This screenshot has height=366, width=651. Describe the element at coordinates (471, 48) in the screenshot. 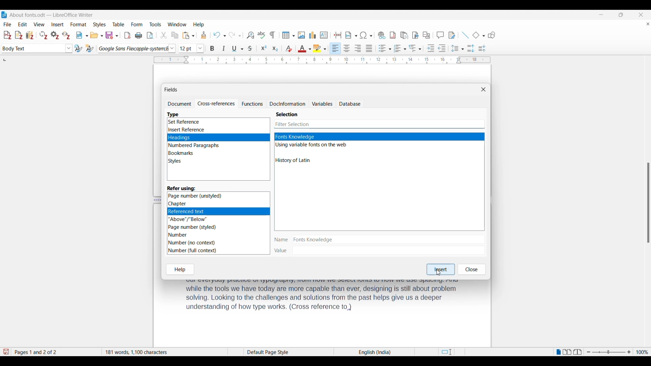

I see `Increase paragraph spacing` at that location.